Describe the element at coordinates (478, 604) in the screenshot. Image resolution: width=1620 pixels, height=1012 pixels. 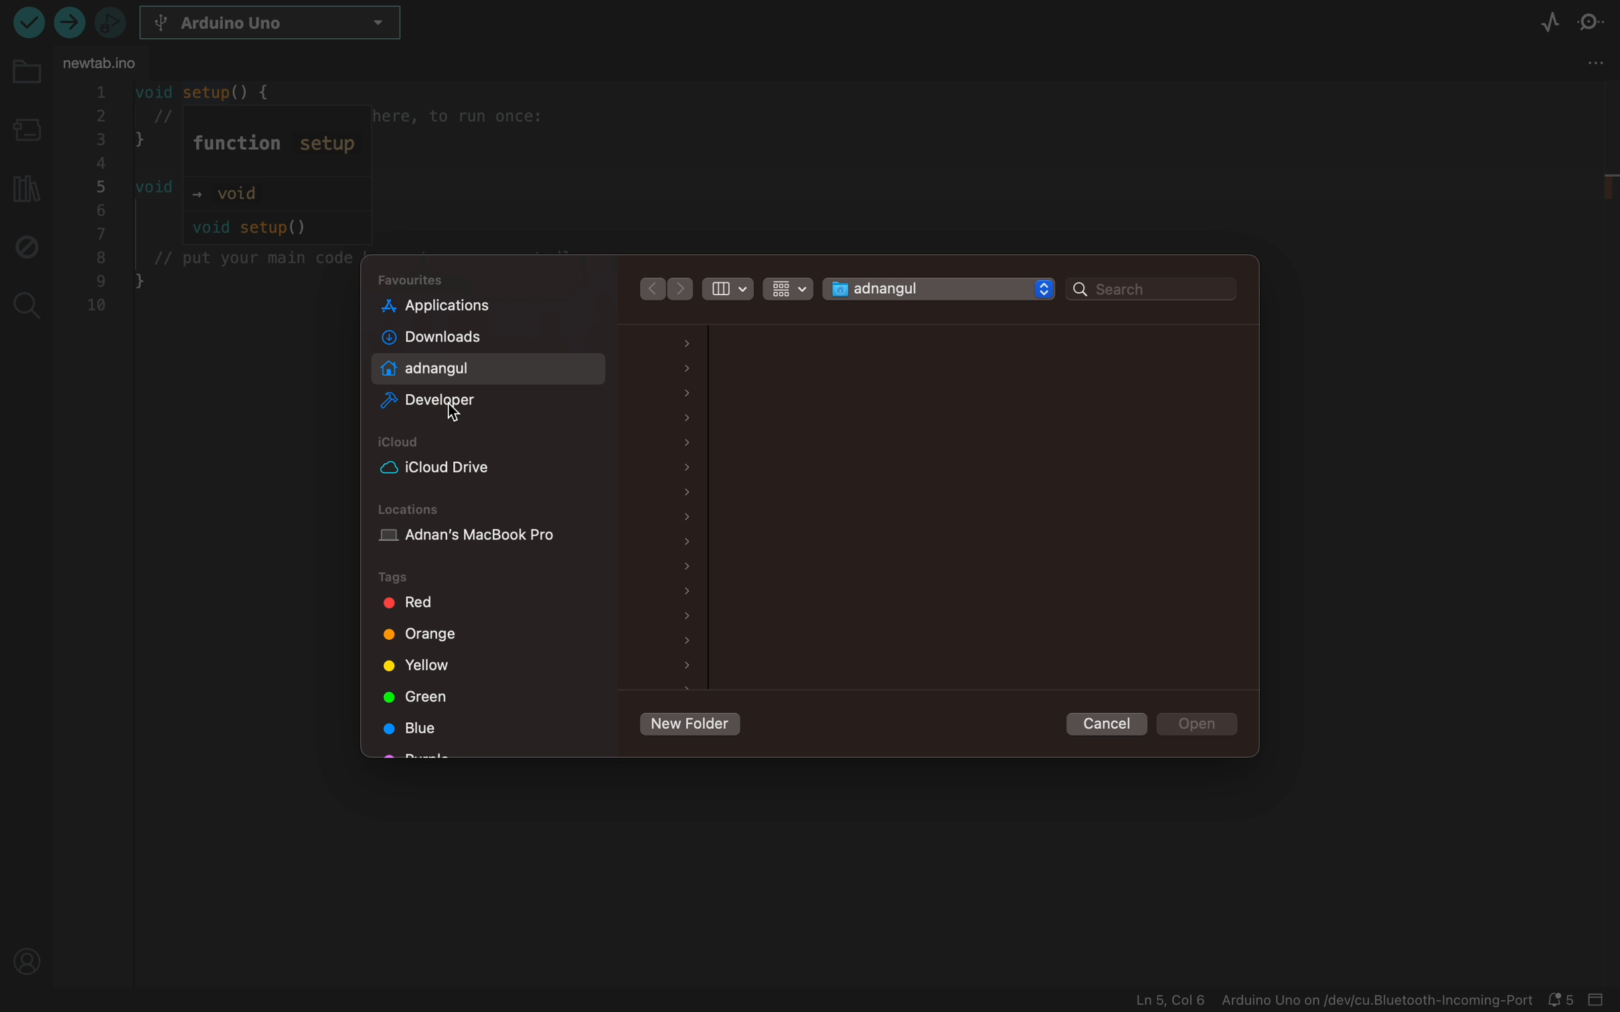
I see `tags` at that location.